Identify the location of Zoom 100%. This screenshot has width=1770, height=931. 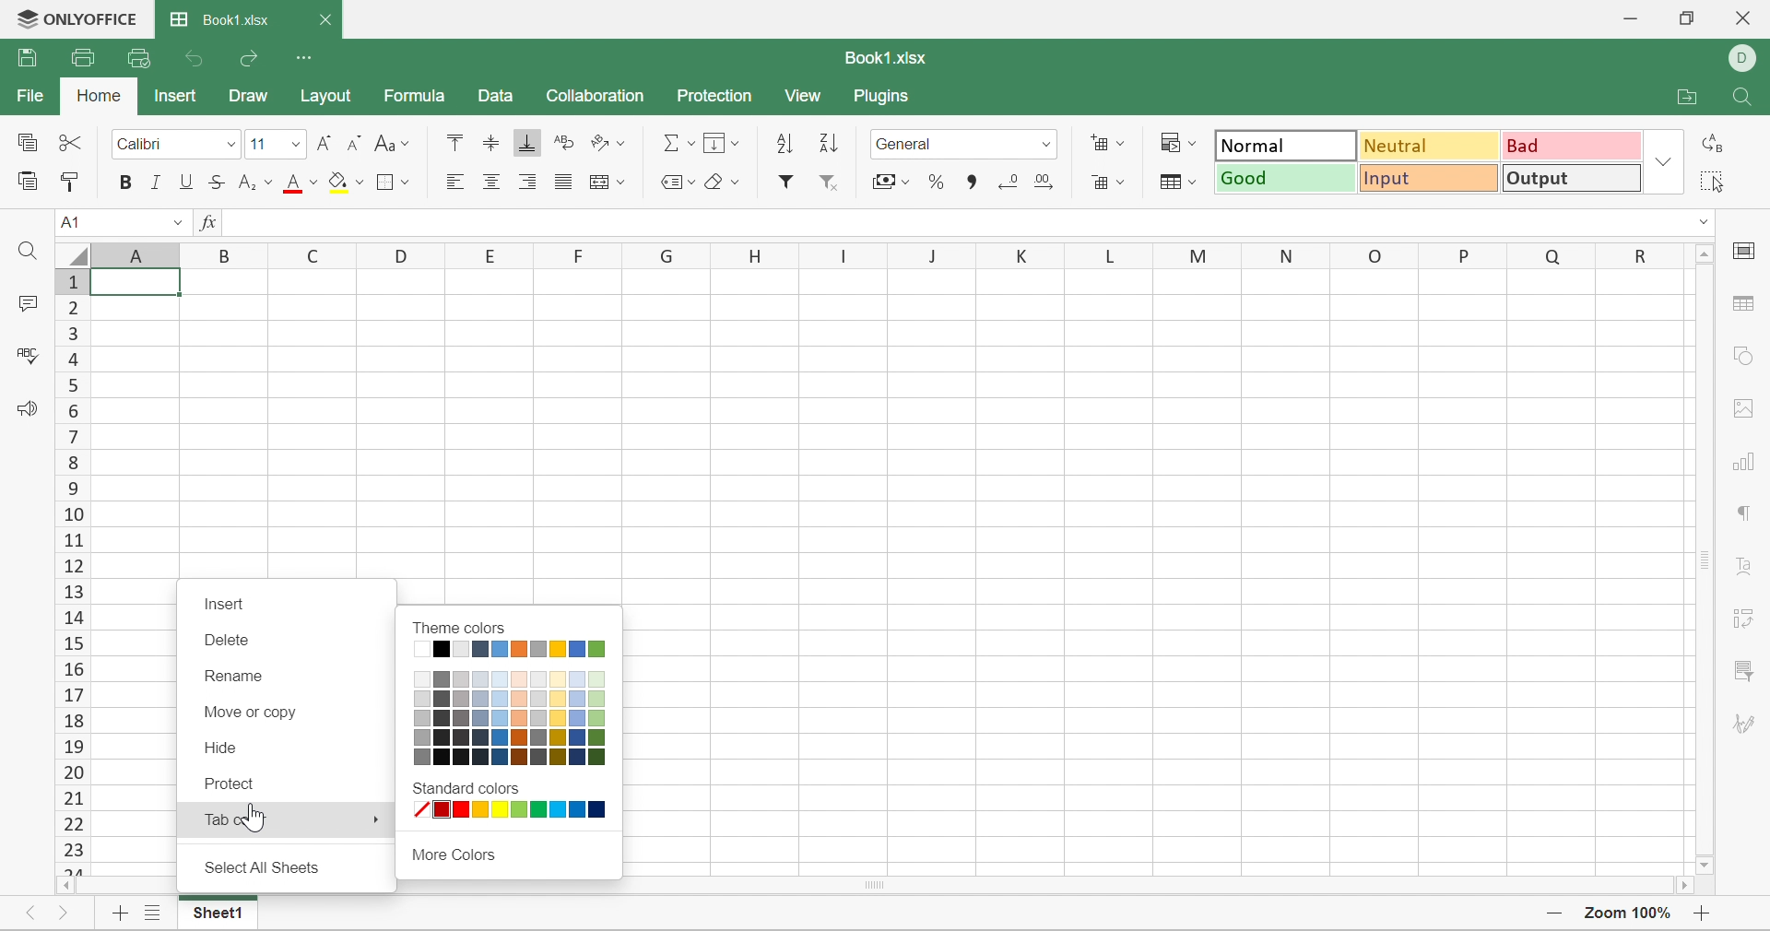
(1629, 915).